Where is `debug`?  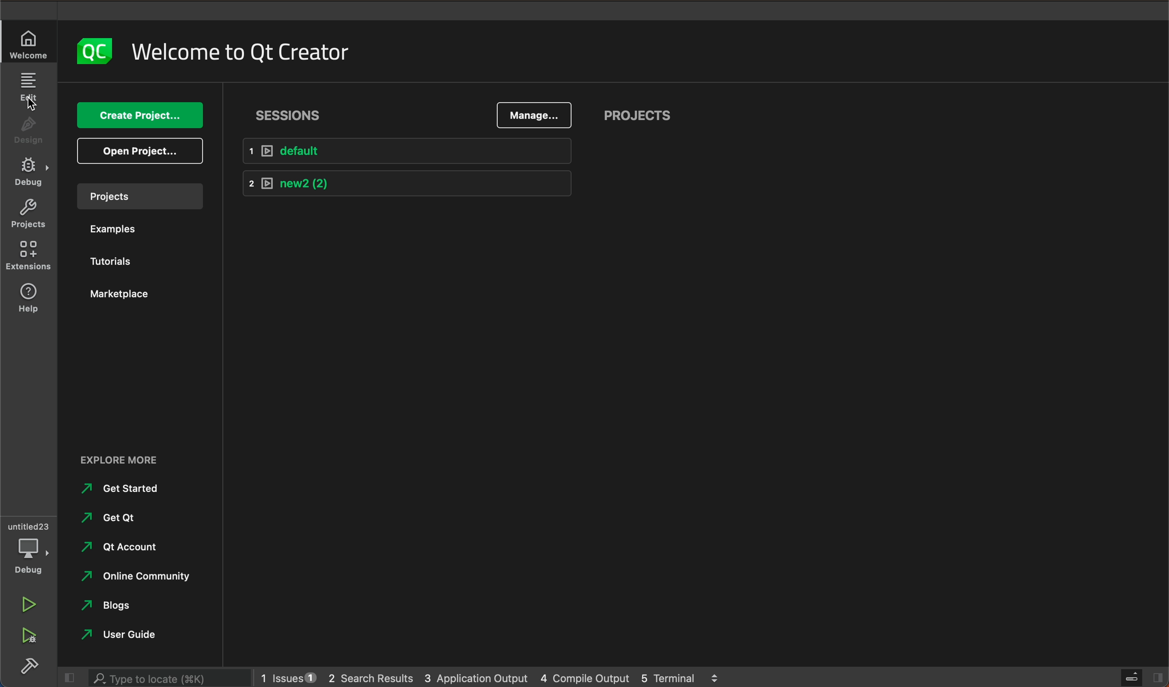 debug is located at coordinates (28, 547).